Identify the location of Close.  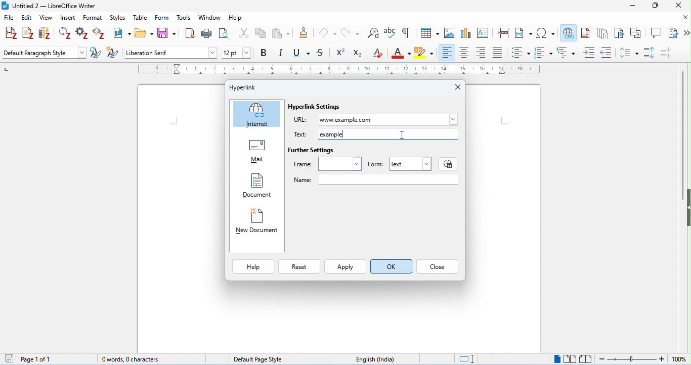
(441, 266).